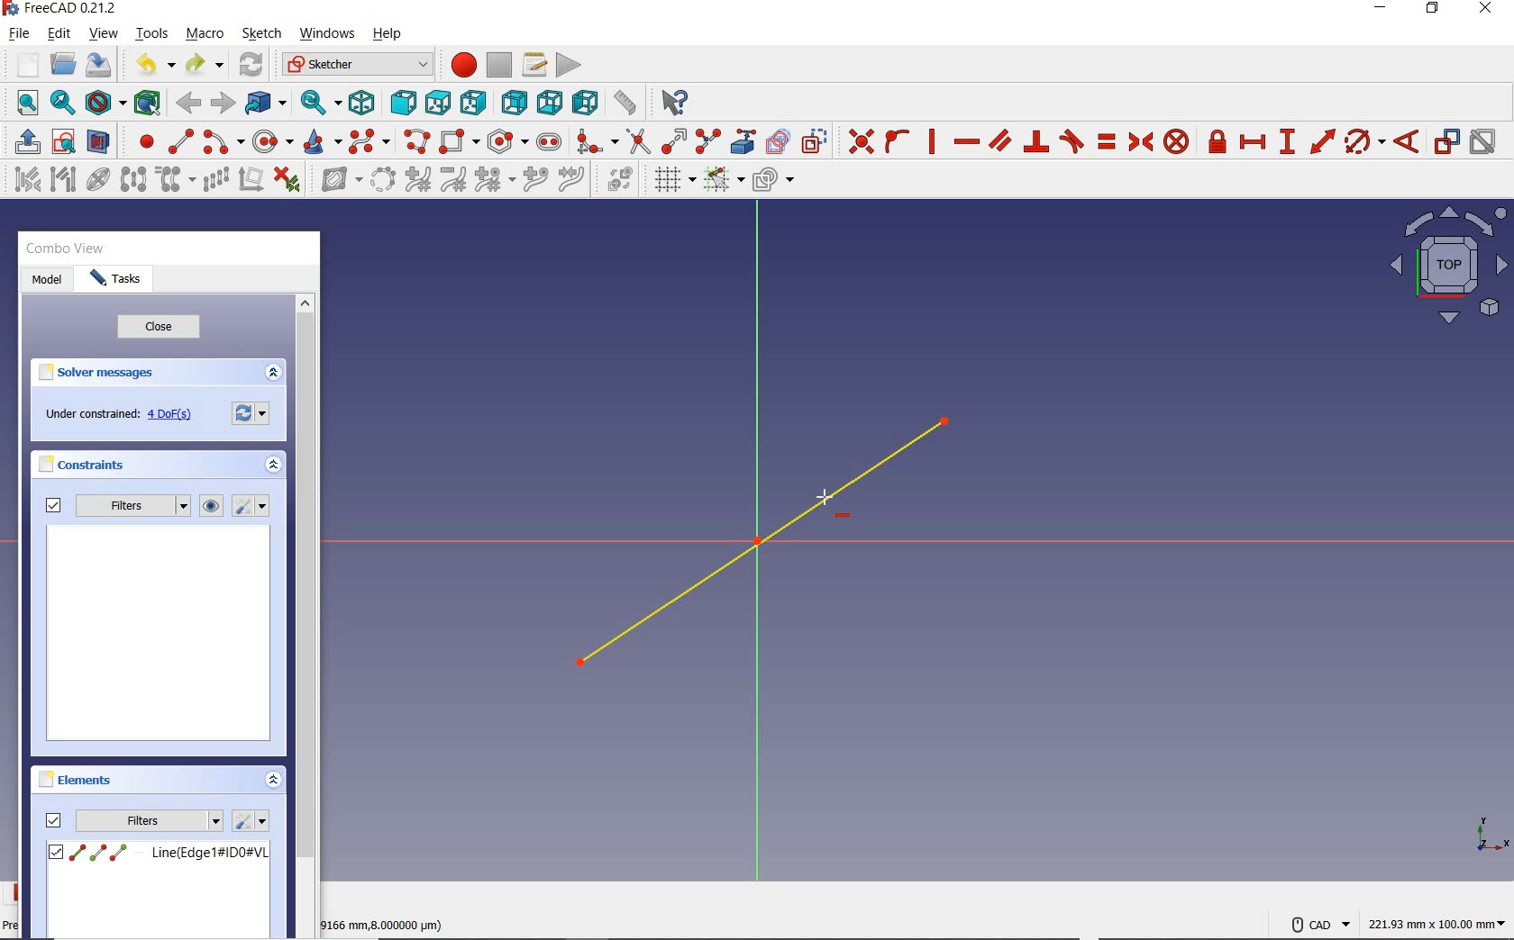 This screenshot has width=1514, height=940. Describe the element at coordinates (98, 140) in the screenshot. I see `VIEW SECTION` at that location.